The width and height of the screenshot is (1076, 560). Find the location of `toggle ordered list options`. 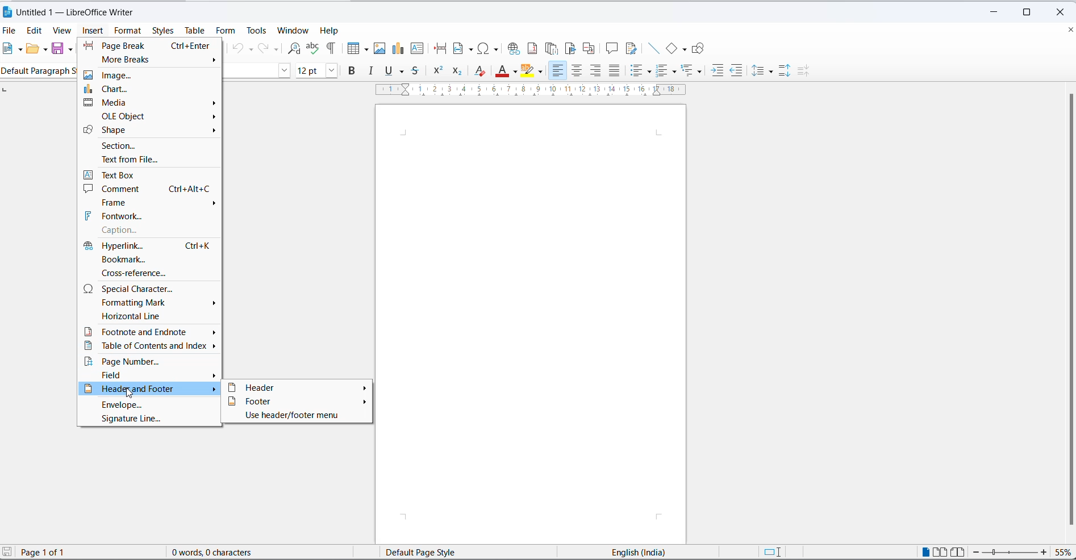

toggle ordered list options is located at coordinates (674, 71).